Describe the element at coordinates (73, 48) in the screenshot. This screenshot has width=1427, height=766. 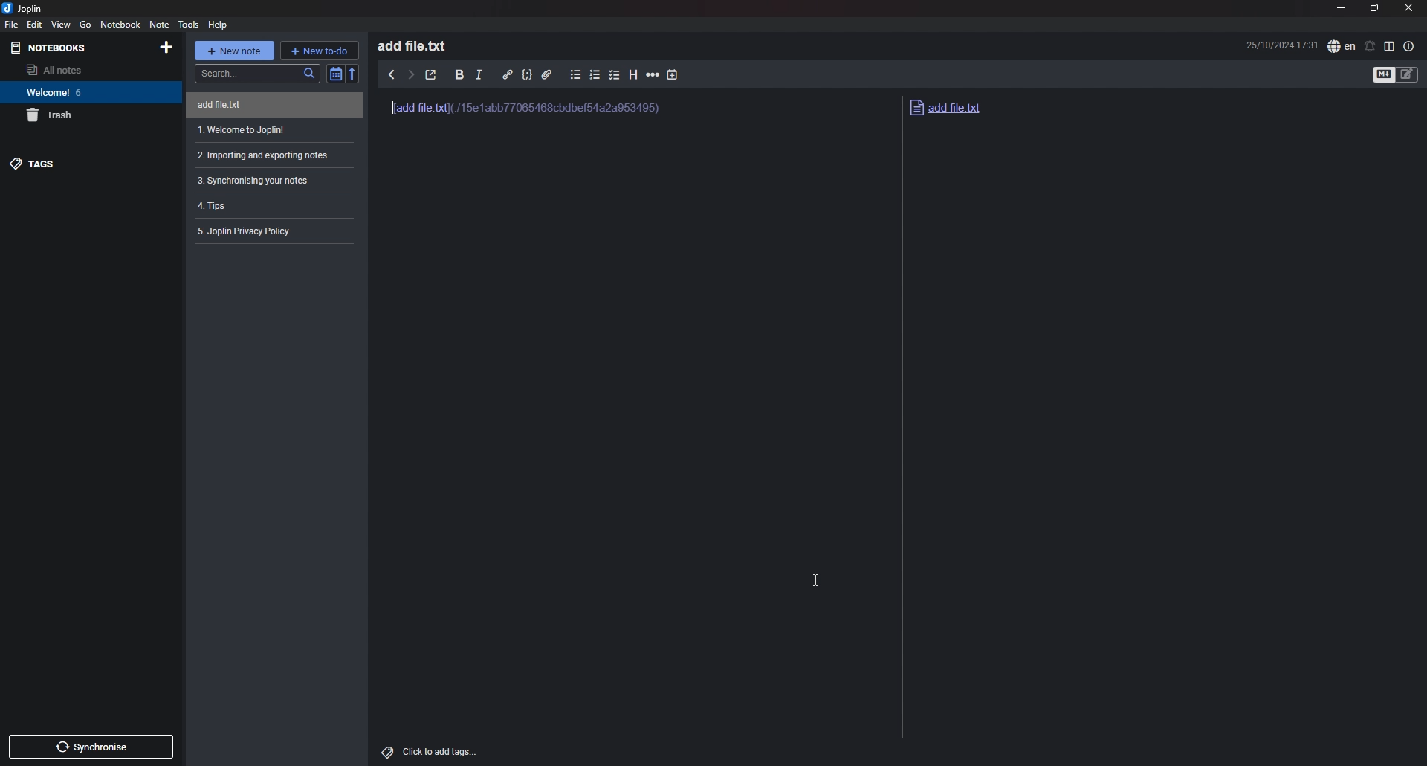
I see `notebooks` at that location.